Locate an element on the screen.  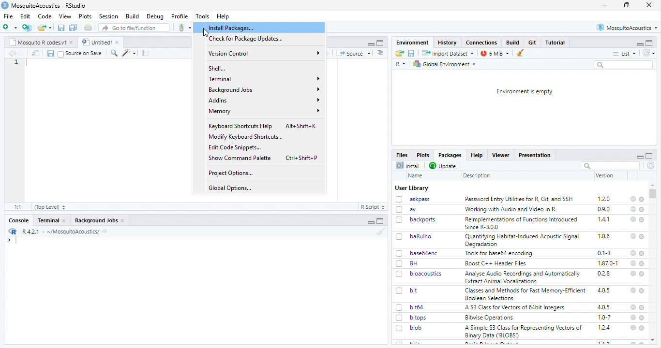
Debug is located at coordinates (156, 17).